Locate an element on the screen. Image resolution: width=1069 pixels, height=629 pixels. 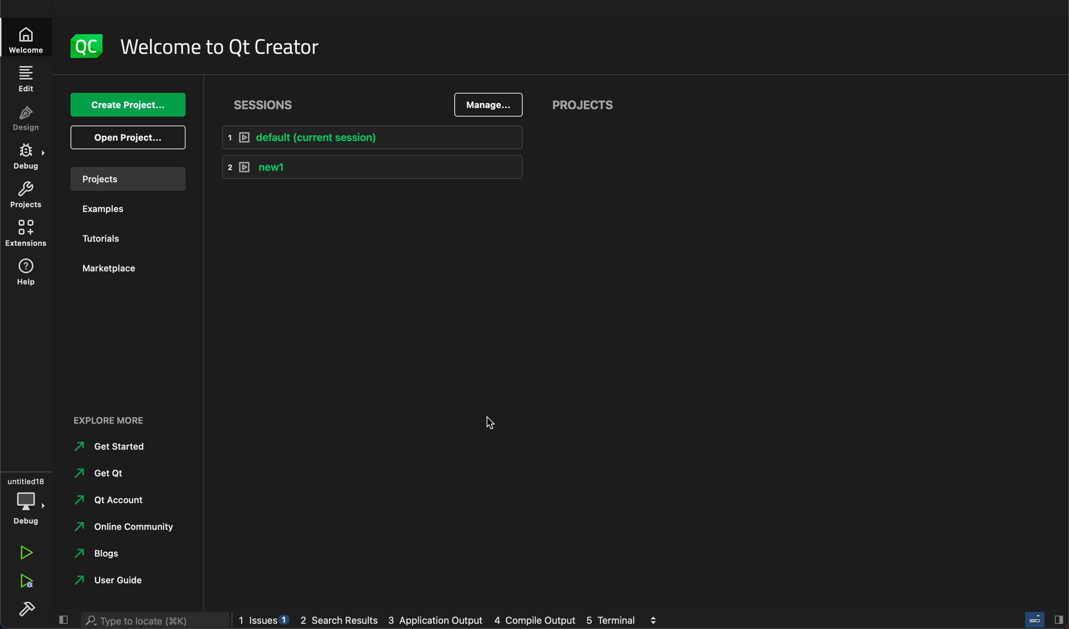
new1 is located at coordinates (374, 167).